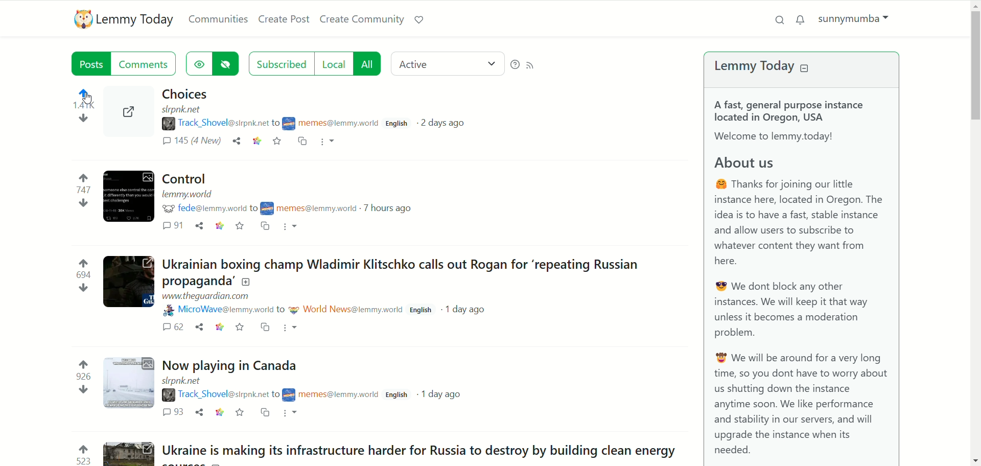  Describe the element at coordinates (86, 178) in the screenshot. I see `upvote` at that location.